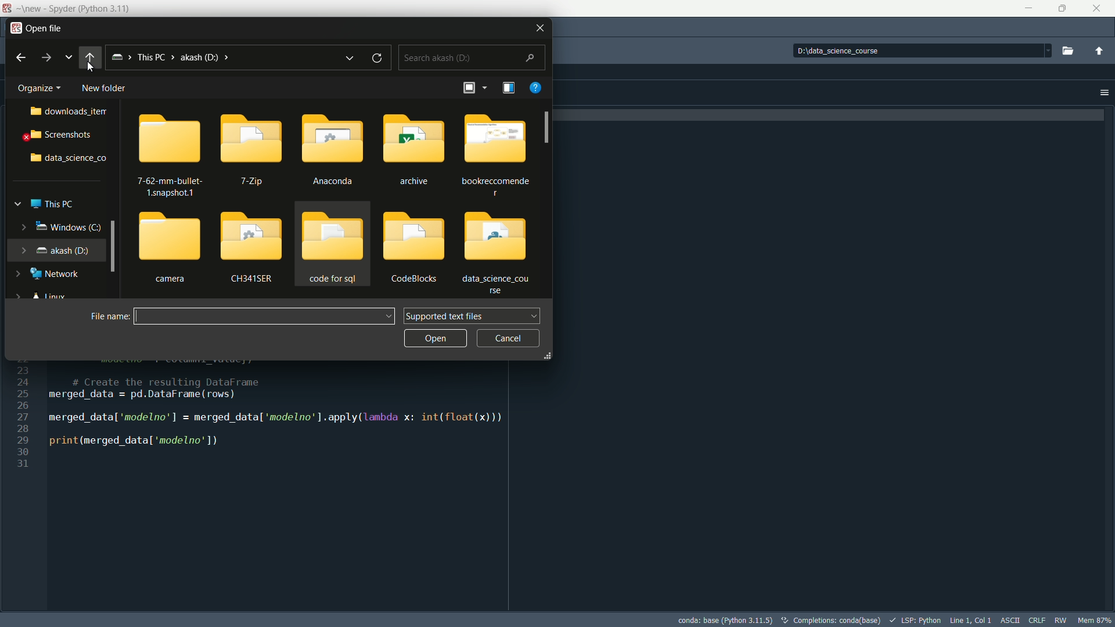 The image size is (1115, 627). What do you see at coordinates (104, 88) in the screenshot?
I see `new folder` at bounding box center [104, 88].